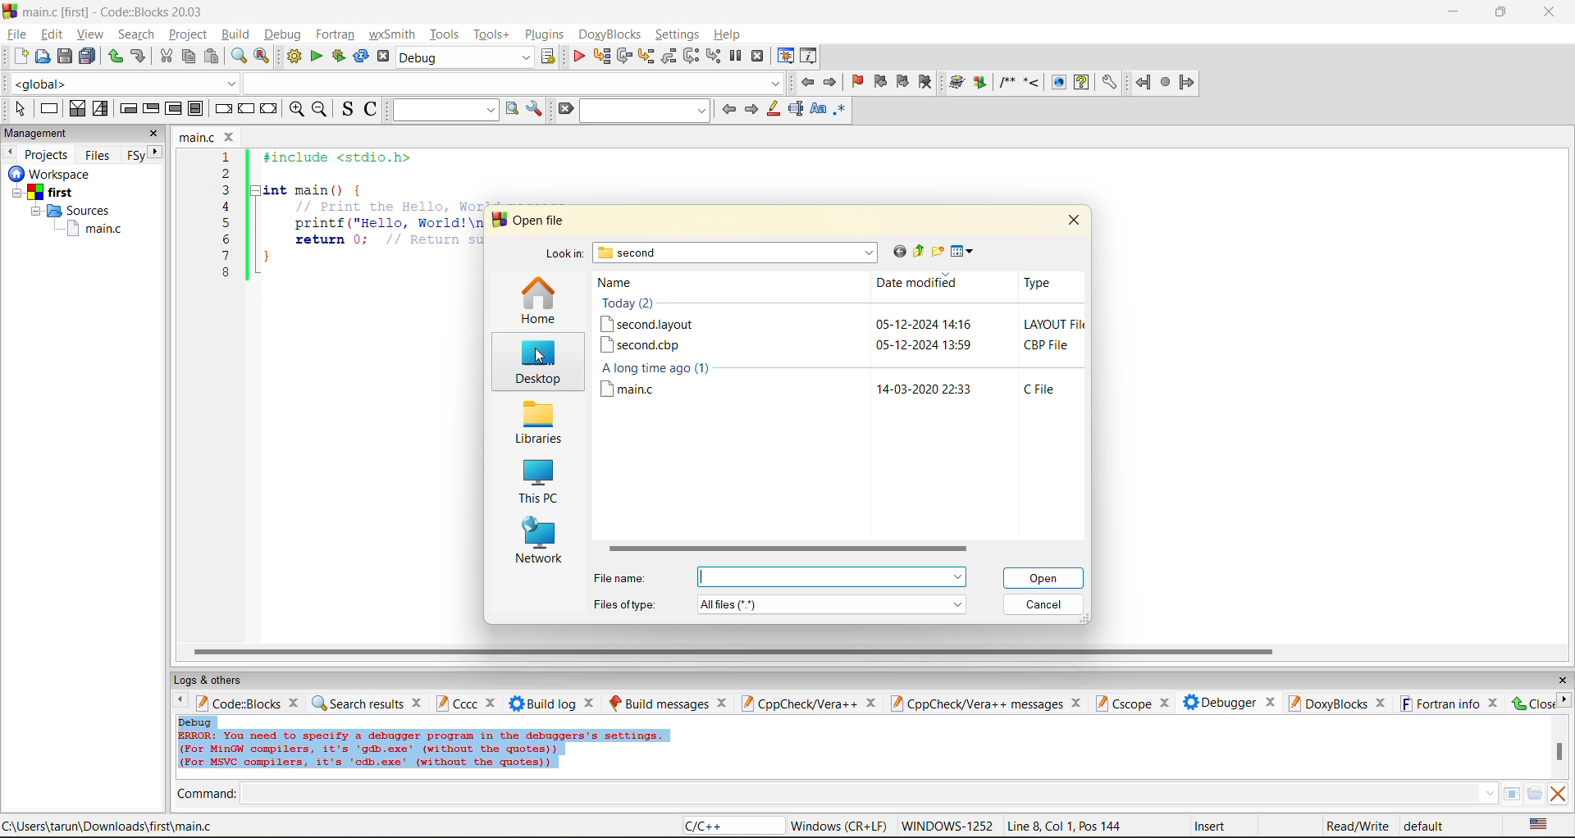 The width and height of the screenshot is (1575, 838). Describe the element at coordinates (235, 34) in the screenshot. I see `build` at that location.